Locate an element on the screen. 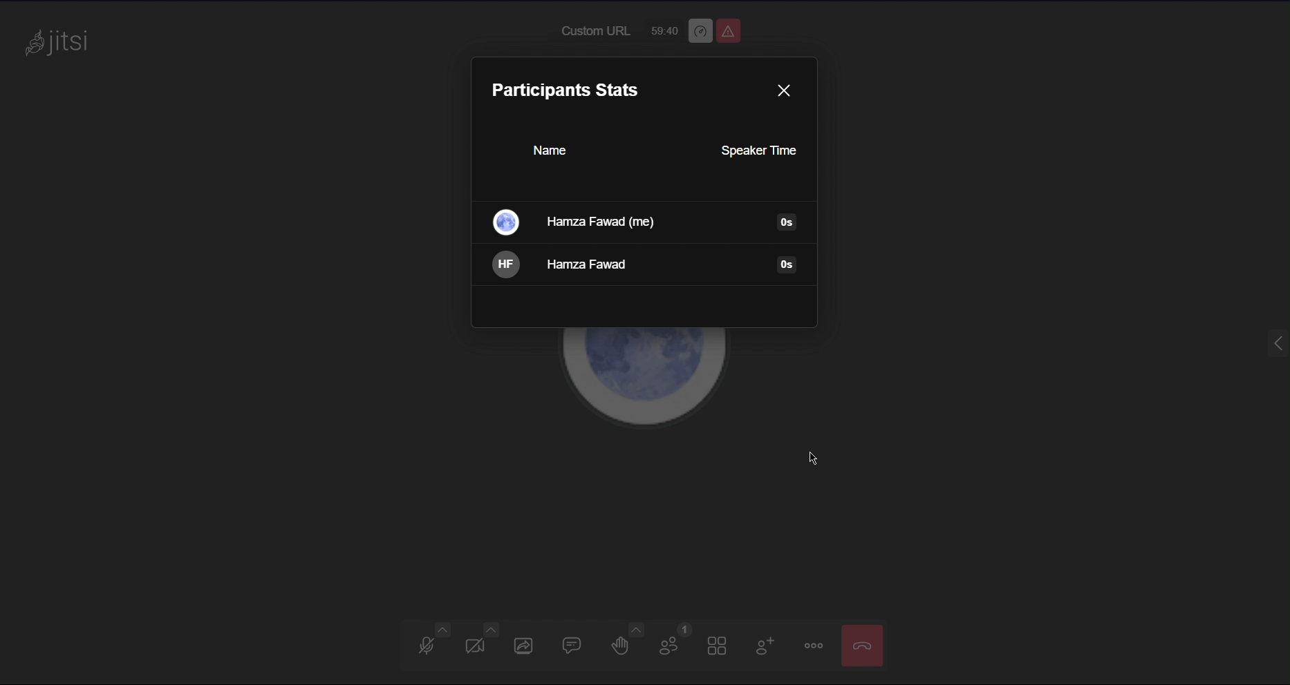  Name is located at coordinates (547, 151).